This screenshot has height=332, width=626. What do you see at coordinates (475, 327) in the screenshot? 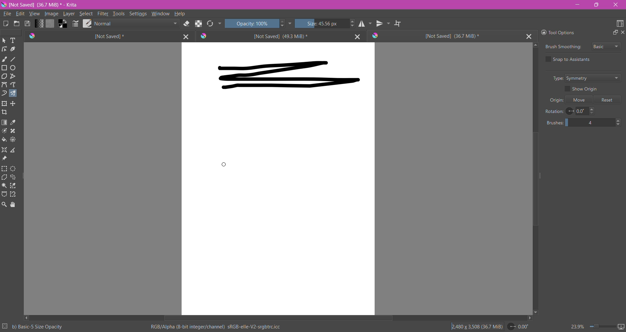
I see `Image Size` at bounding box center [475, 327].